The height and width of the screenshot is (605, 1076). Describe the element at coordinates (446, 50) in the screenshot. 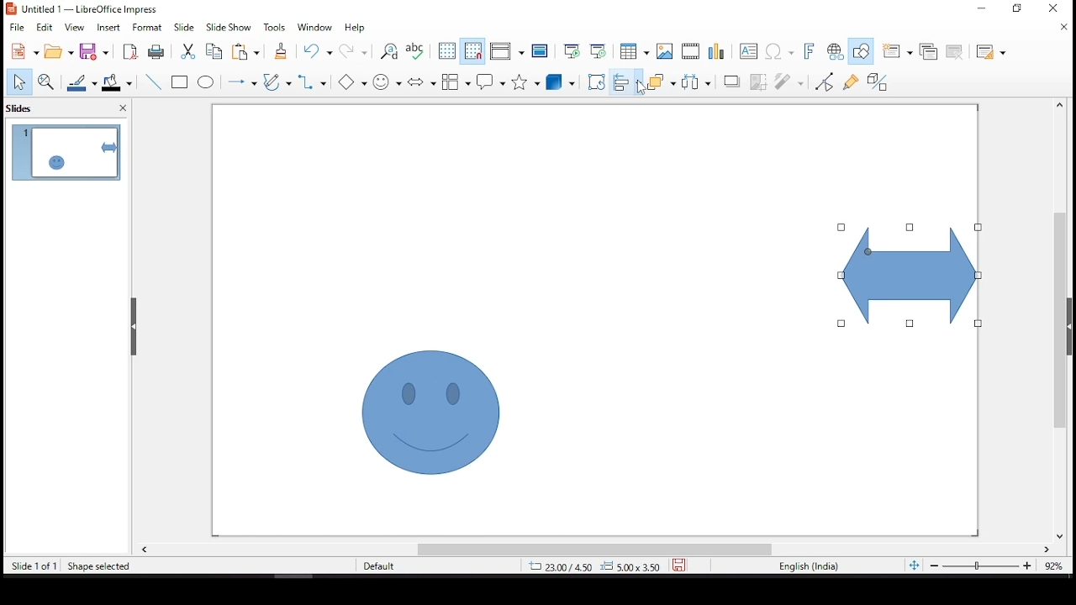

I see `display grid` at that location.